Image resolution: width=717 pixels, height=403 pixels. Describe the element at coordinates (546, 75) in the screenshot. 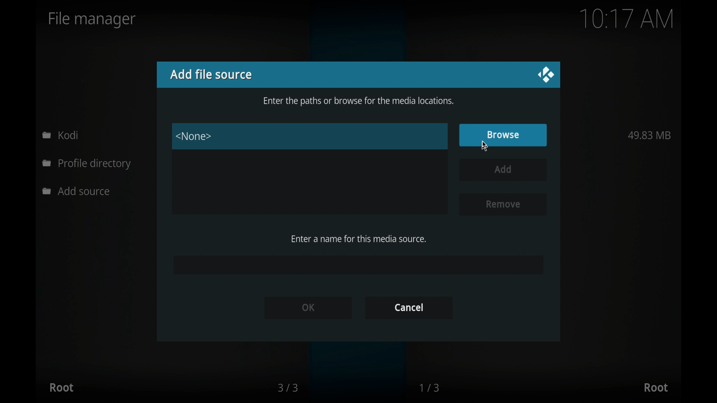

I see `close` at that location.